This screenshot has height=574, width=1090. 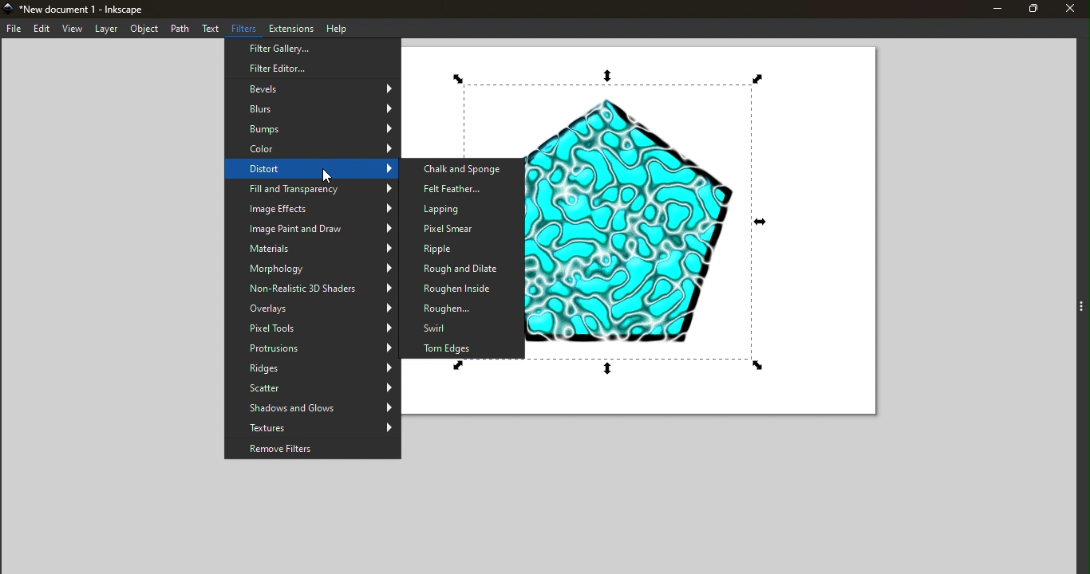 I want to click on Remove Filters, so click(x=314, y=450).